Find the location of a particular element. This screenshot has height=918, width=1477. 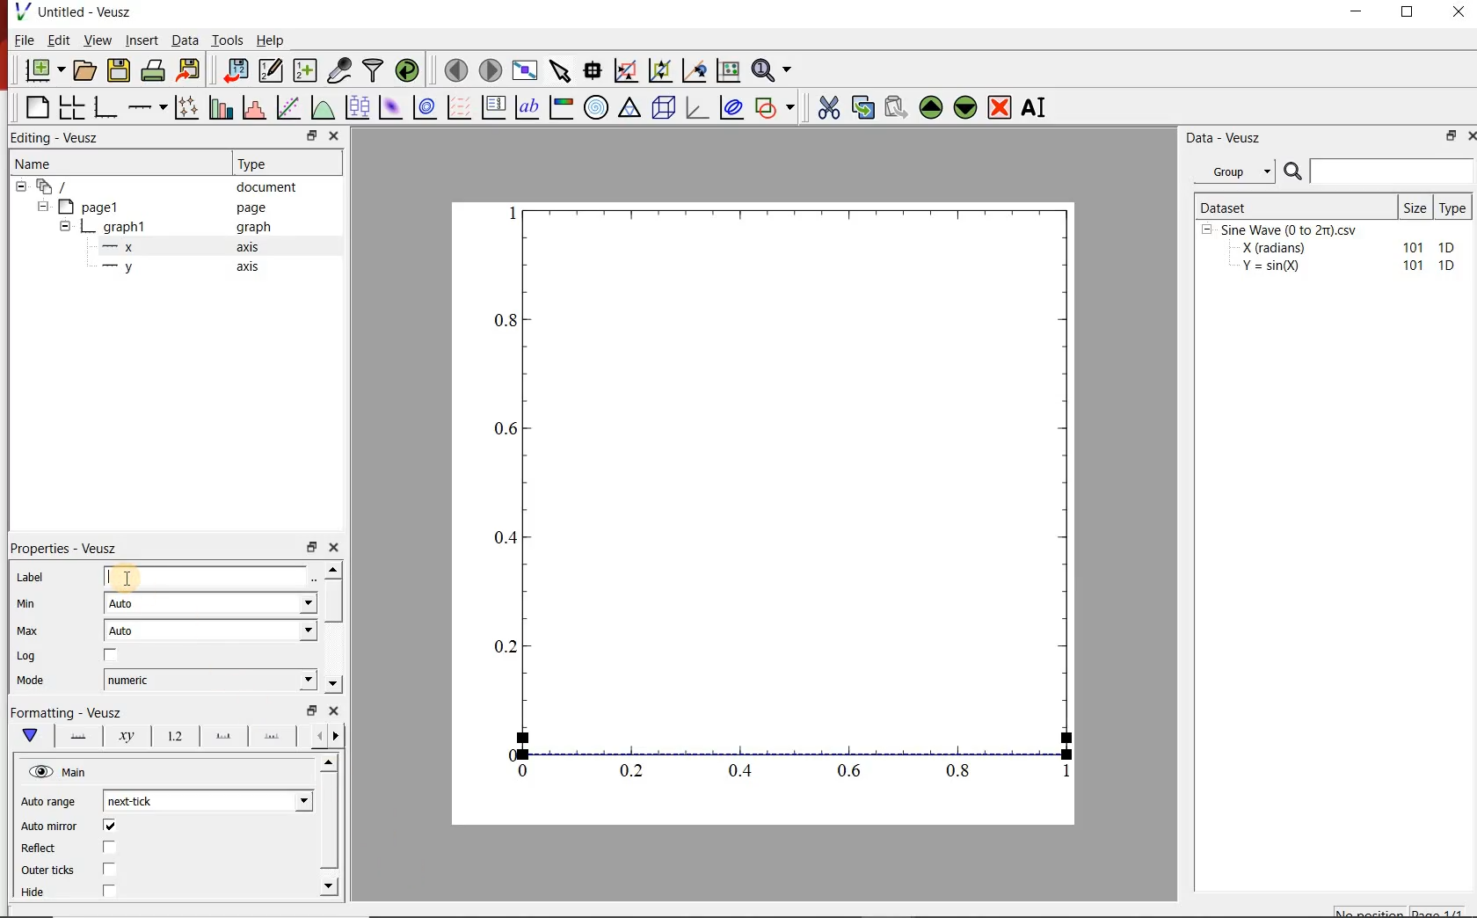

Checkboxes is located at coordinates (111, 859).